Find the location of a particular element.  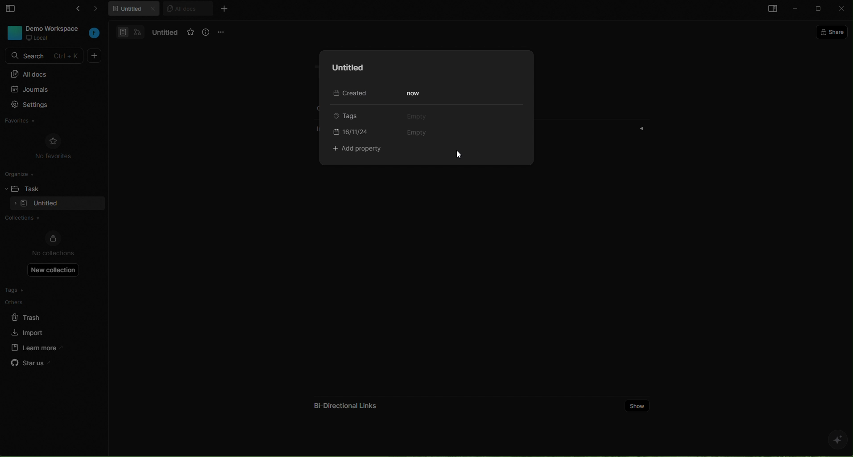

all docs is located at coordinates (52, 73).